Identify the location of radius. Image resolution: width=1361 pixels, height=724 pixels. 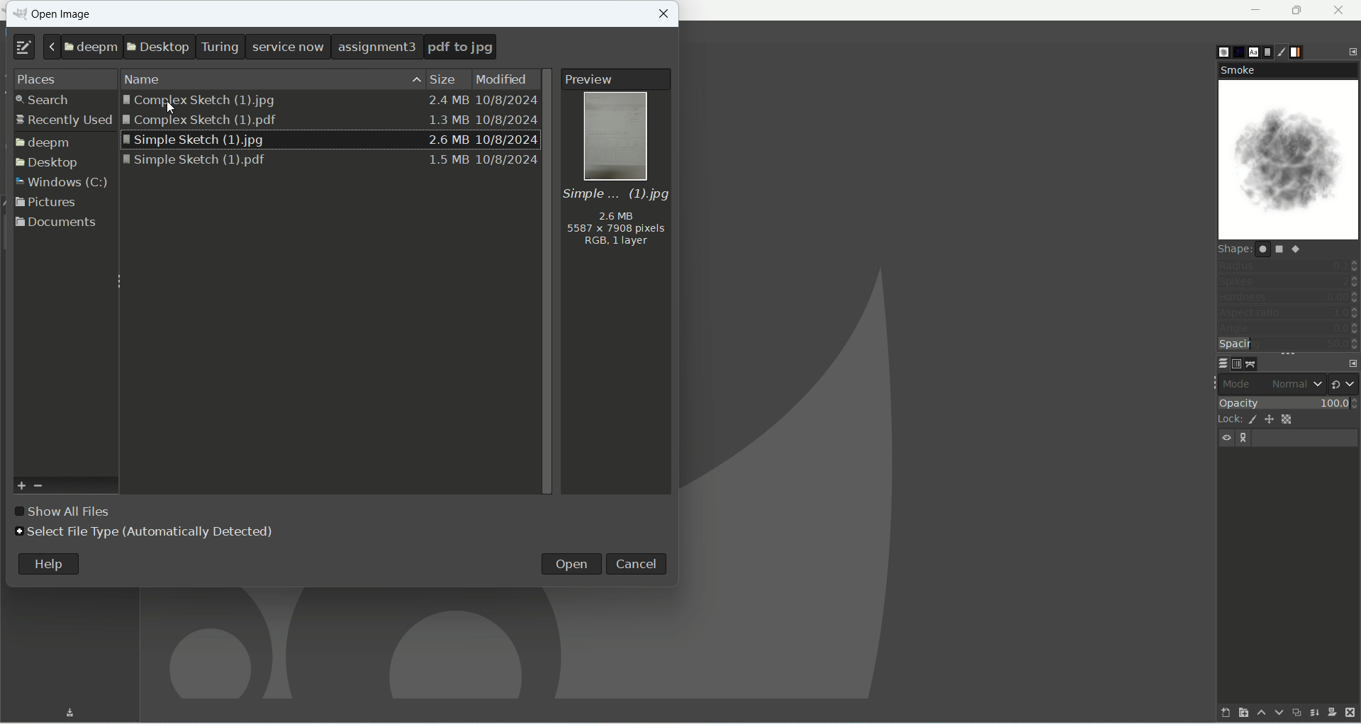
(1289, 265).